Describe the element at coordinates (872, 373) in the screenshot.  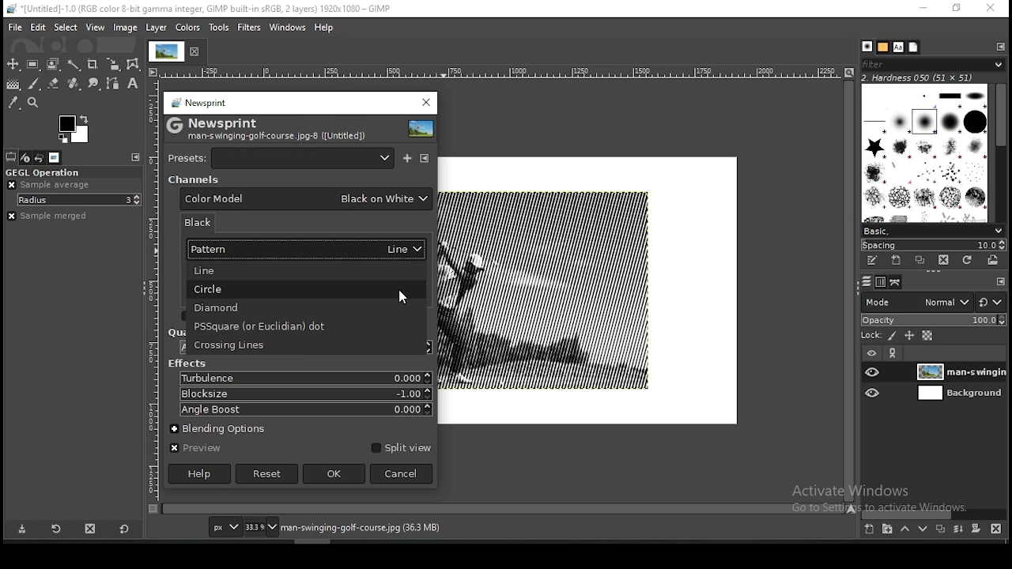
I see `layer visibility on/off` at that location.